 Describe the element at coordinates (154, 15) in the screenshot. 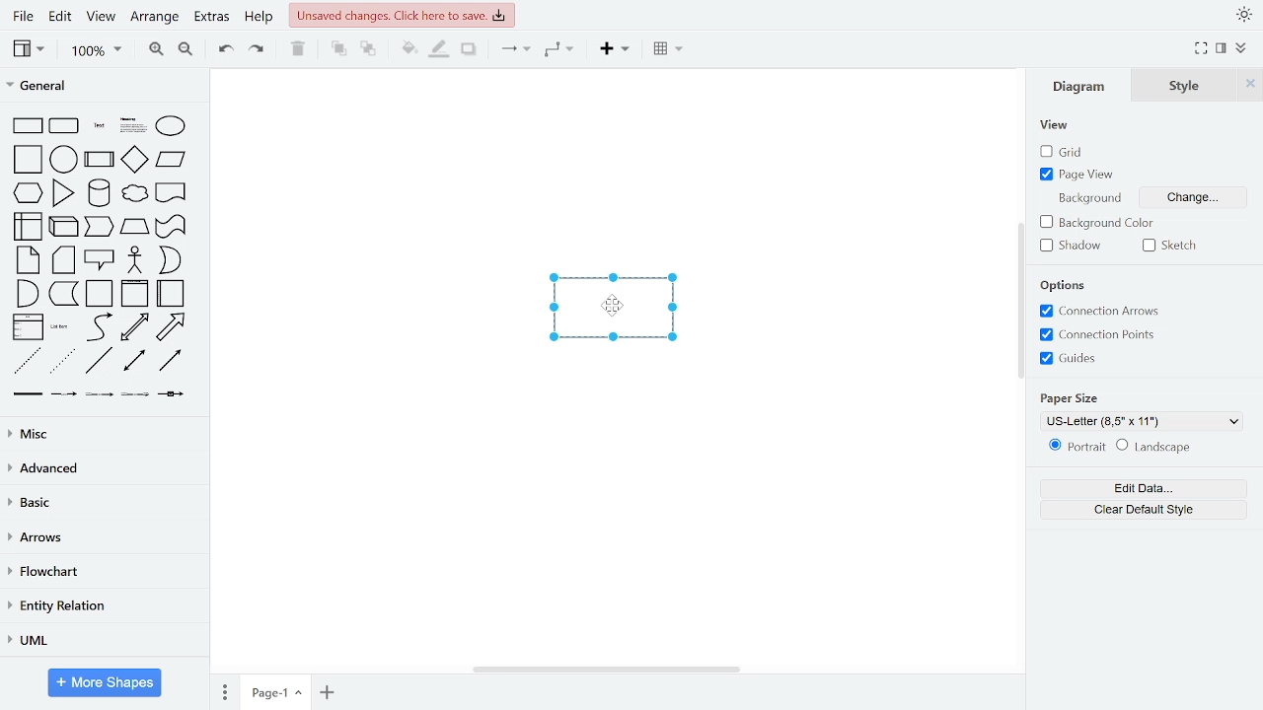

I see `arrange` at that location.